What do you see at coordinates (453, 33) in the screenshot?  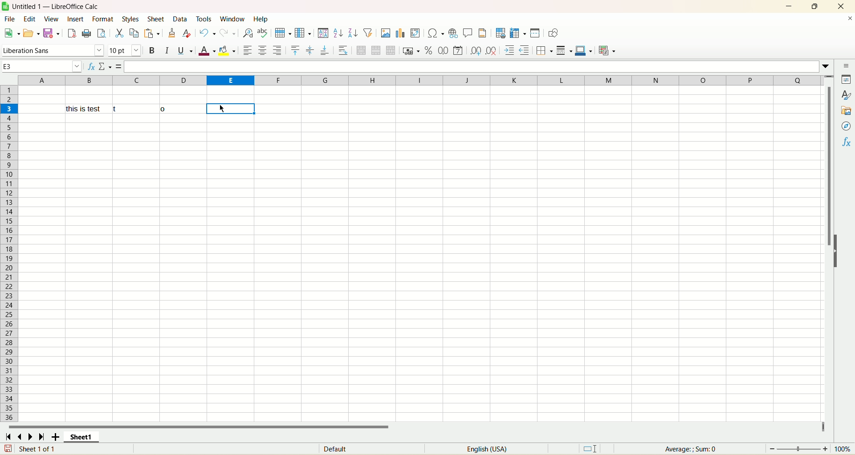 I see `insert hyperlink` at bounding box center [453, 33].